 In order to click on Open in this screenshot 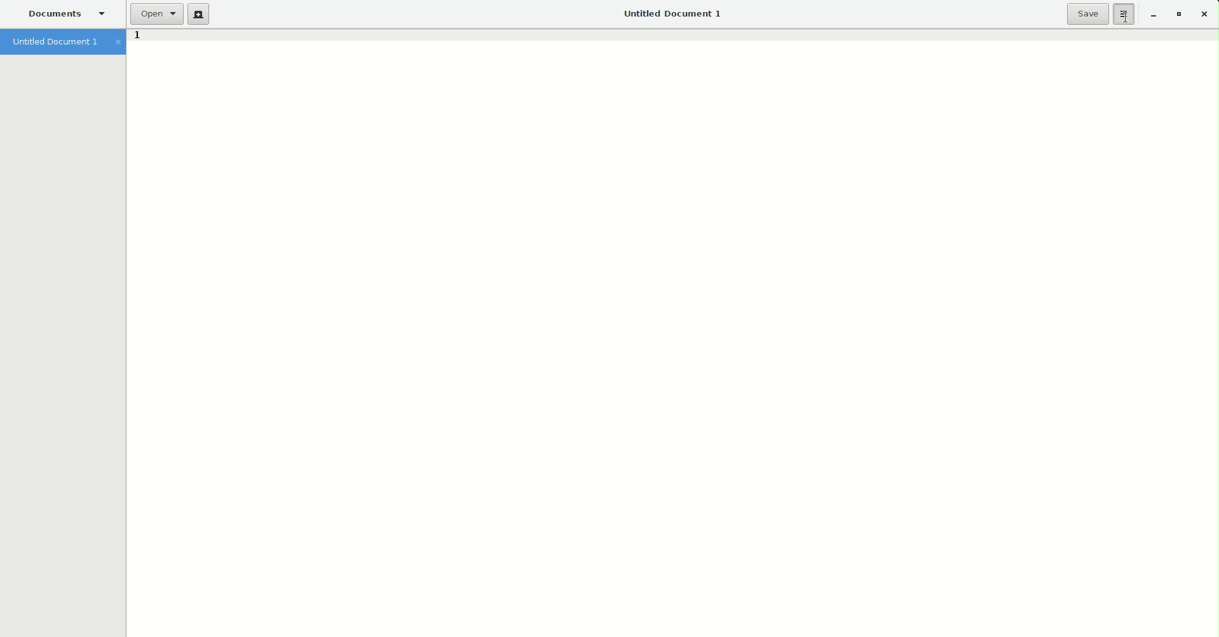, I will do `click(156, 14)`.